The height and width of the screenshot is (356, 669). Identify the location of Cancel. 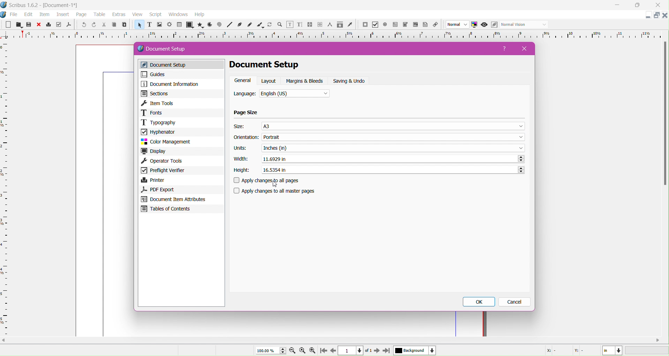
(515, 302).